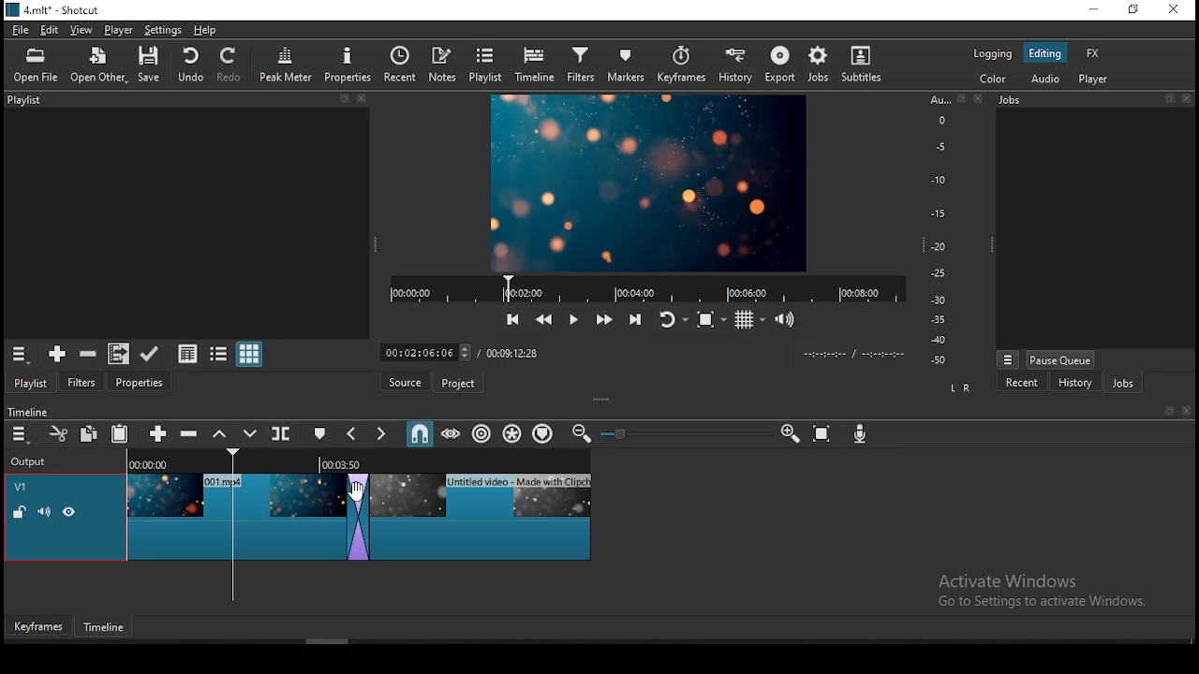  Describe the element at coordinates (52, 29) in the screenshot. I see `edit` at that location.